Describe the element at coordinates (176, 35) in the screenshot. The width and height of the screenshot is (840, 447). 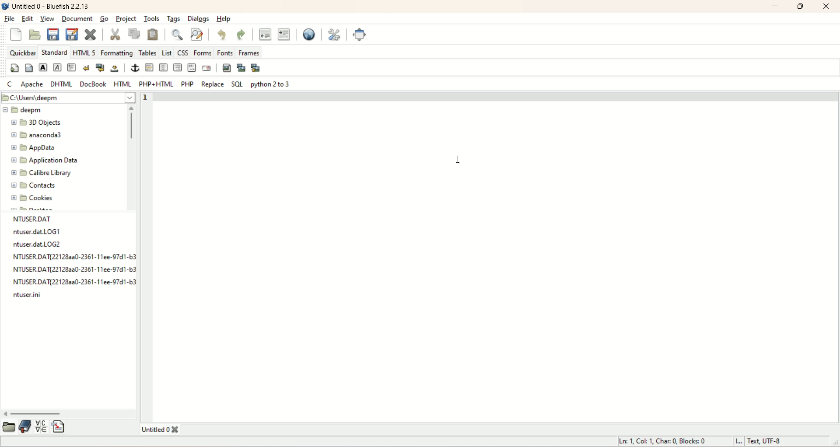
I see `find` at that location.